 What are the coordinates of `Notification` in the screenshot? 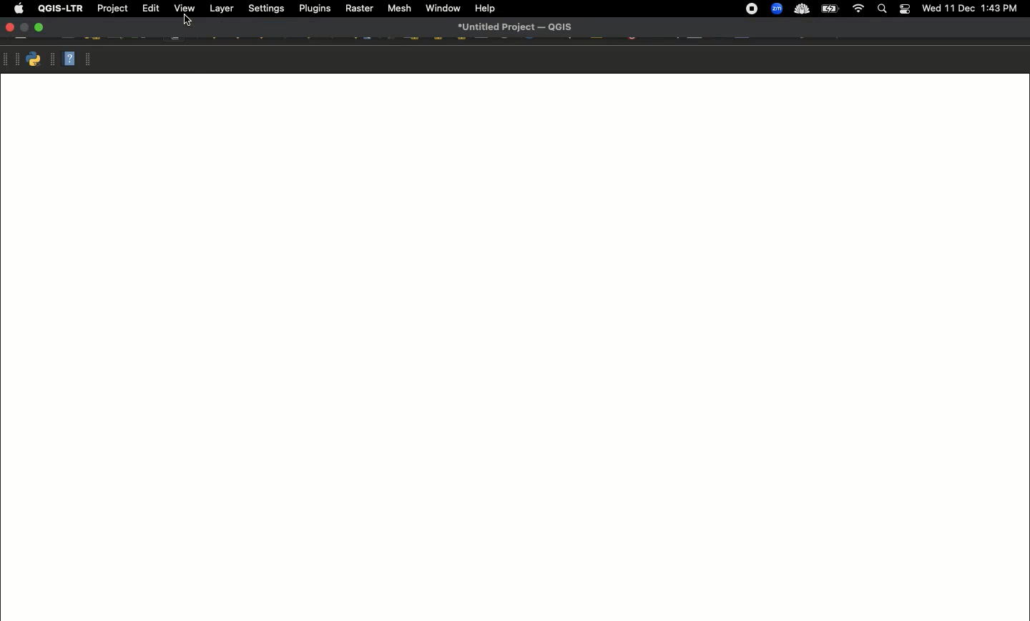 It's located at (903, 9).